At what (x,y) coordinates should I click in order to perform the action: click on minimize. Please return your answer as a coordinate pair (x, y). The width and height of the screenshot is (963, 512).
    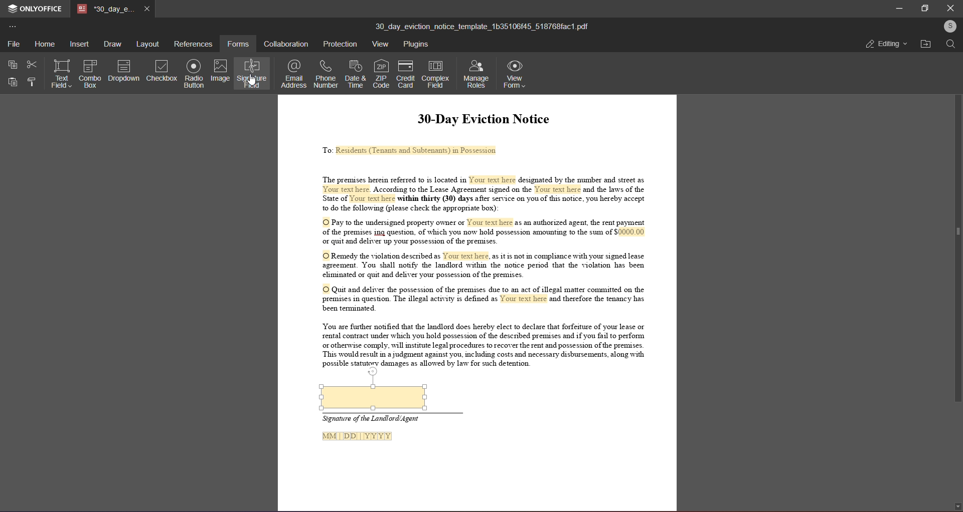
    Looking at the image, I should click on (894, 8).